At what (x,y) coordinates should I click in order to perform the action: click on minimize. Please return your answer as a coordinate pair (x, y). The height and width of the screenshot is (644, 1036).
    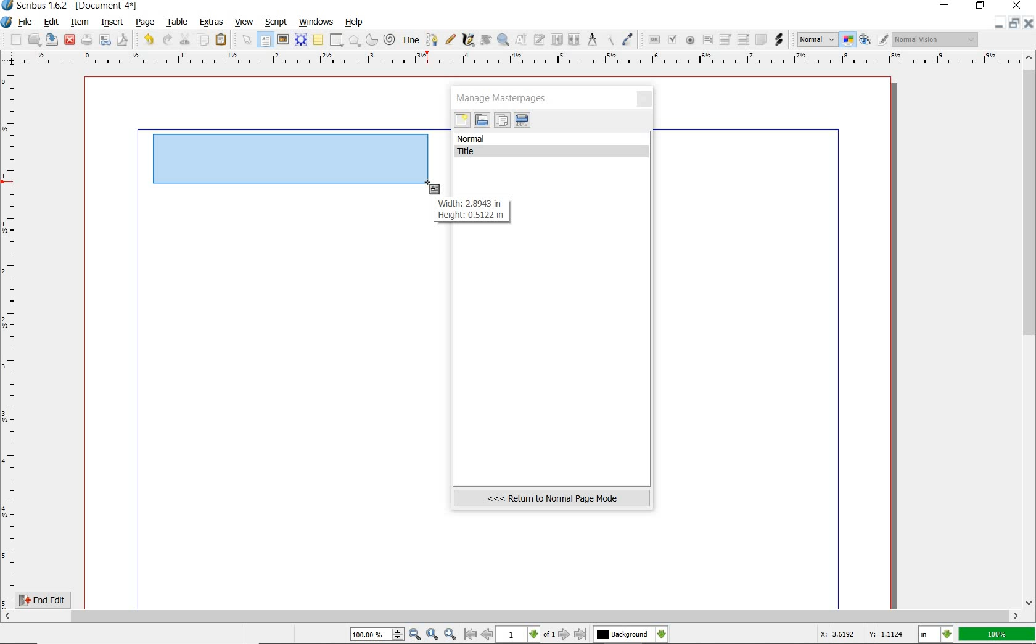
    Looking at the image, I should click on (1000, 23).